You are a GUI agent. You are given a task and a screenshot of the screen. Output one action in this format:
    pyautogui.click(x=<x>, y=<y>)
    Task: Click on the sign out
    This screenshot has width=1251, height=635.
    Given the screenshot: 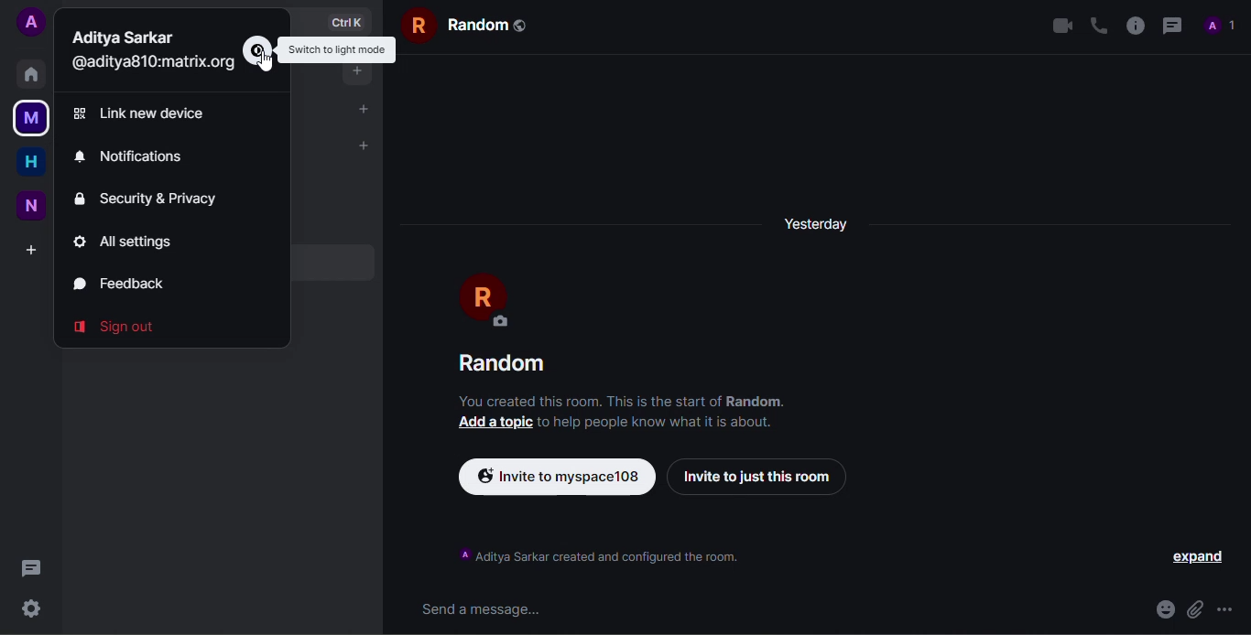 What is the action you would take?
    pyautogui.click(x=116, y=323)
    